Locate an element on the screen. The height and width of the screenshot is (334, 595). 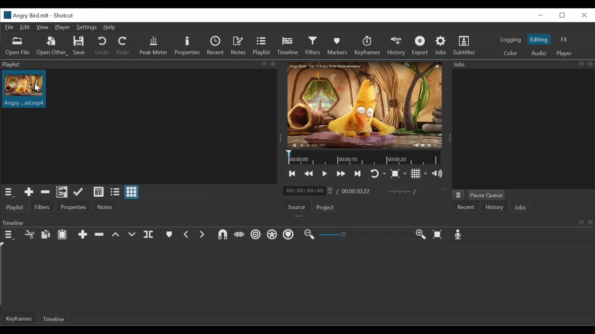
Keyframe is located at coordinates (18, 319).